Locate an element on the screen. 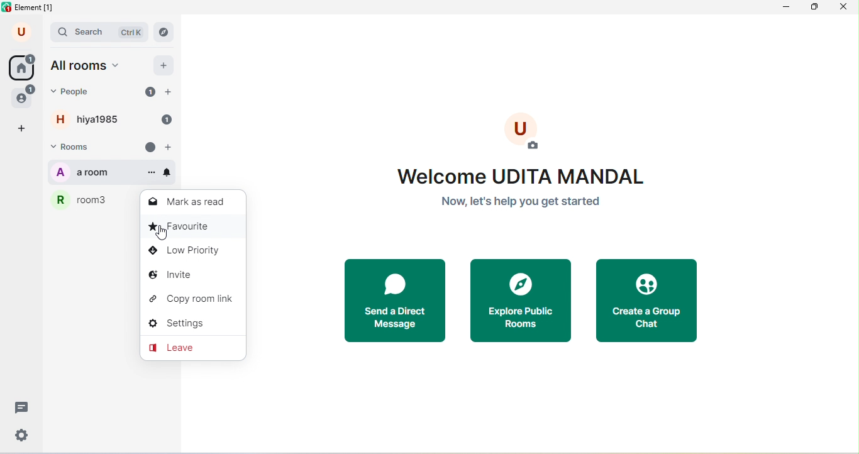  people is located at coordinates (75, 92).